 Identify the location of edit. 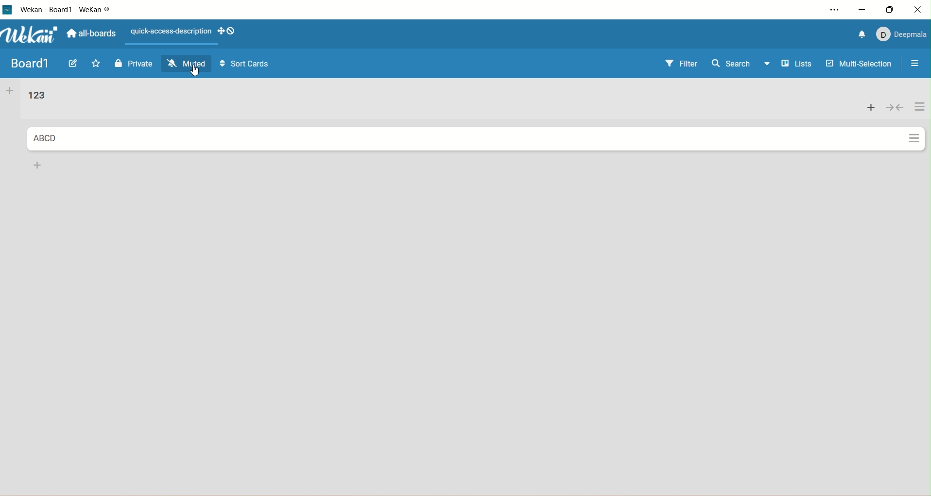
(75, 64).